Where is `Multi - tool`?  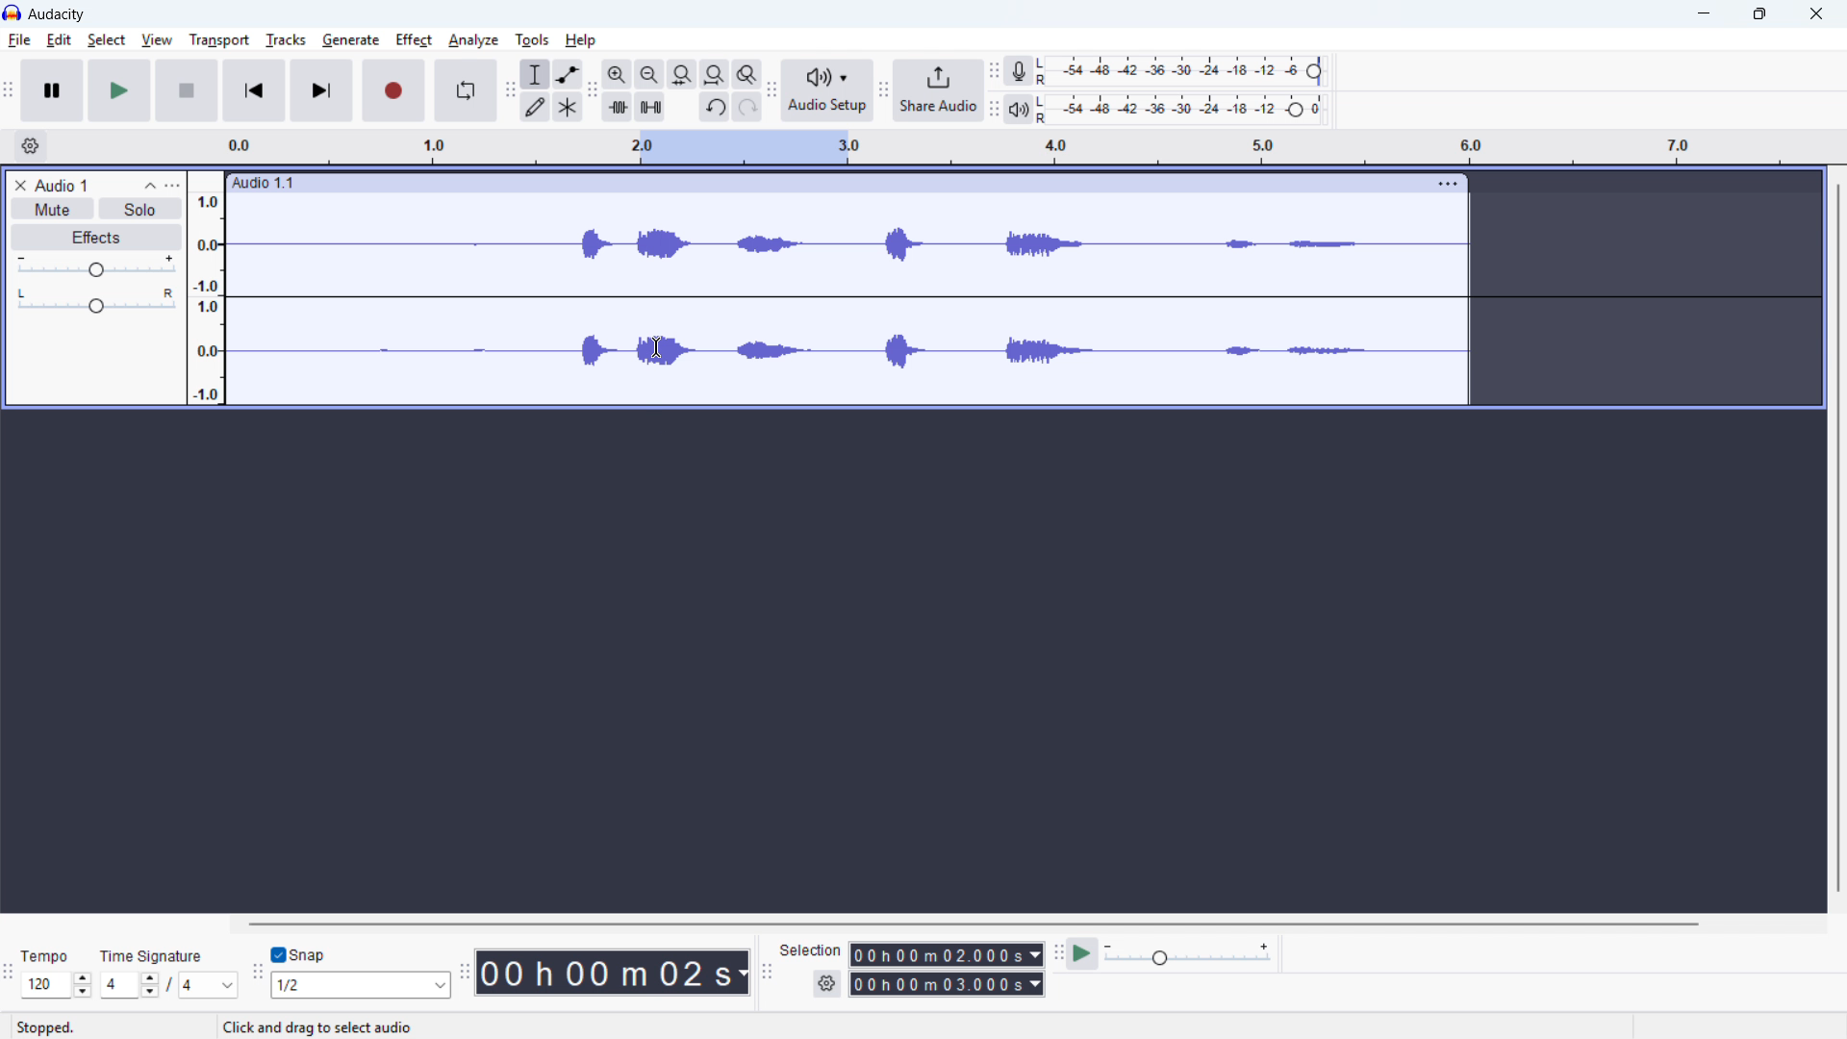
Multi - tool is located at coordinates (568, 107).